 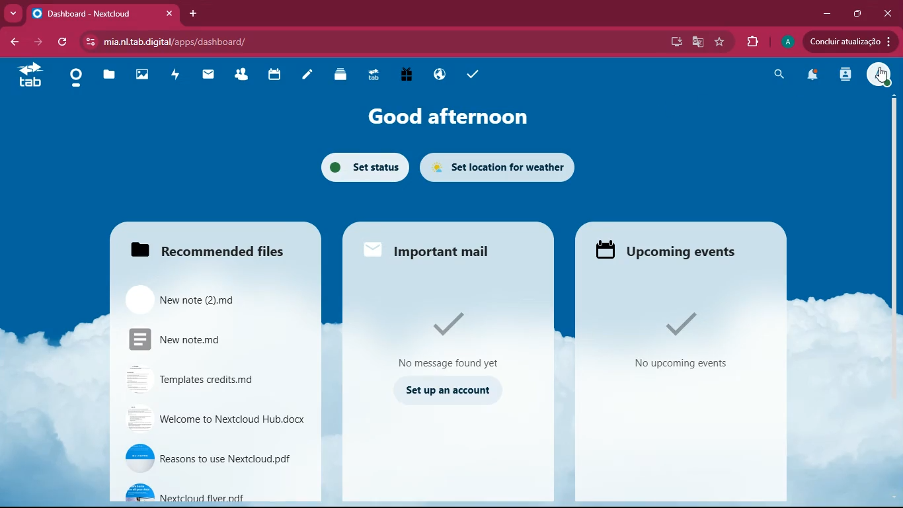 What do you see at coordinates (811, 76) in the screenshot?
I see `notifications` at bounding box center [811, 76].